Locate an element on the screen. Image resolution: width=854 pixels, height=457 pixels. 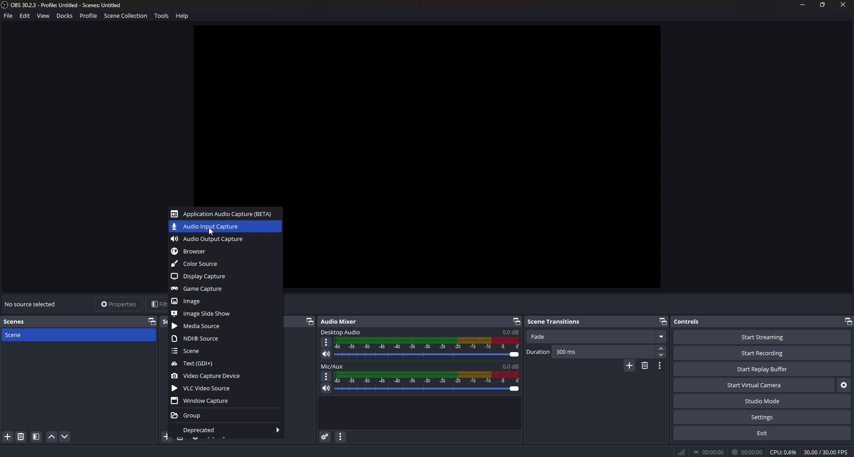
scene Collection is located at coordinates (127, 17).